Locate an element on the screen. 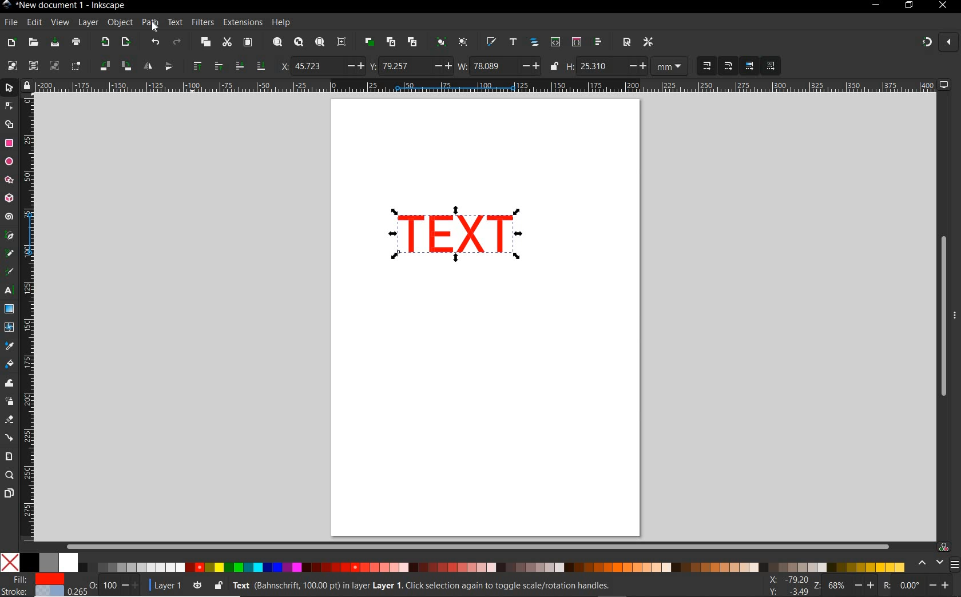  OBJECT ROTATE is located at coordinates (115, 65).